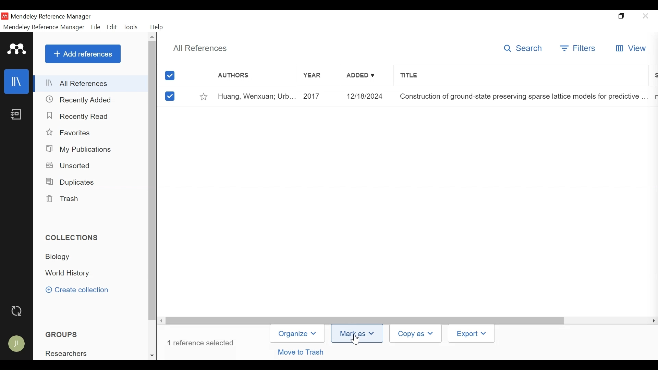 The width and height of the screenshot is (658, 370). Describe the element at coordinates (62, 334) in the screenshot. I see `Groups` at that location.